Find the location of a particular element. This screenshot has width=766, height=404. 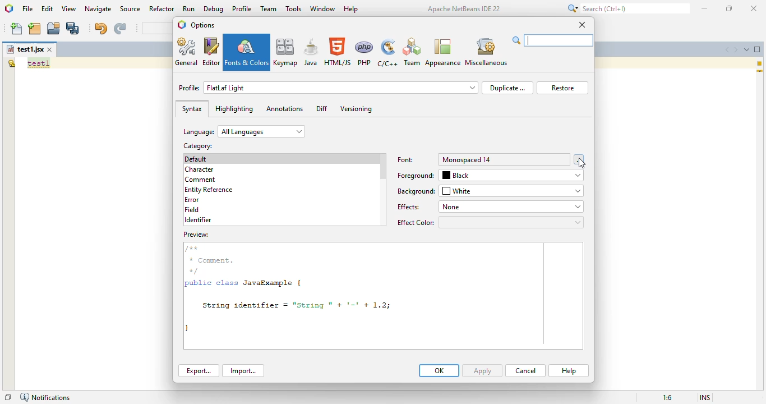

preview:  is located at coordinates (197, 235).